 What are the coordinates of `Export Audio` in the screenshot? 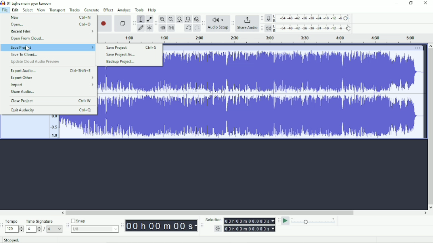 It's located at (52, 70).